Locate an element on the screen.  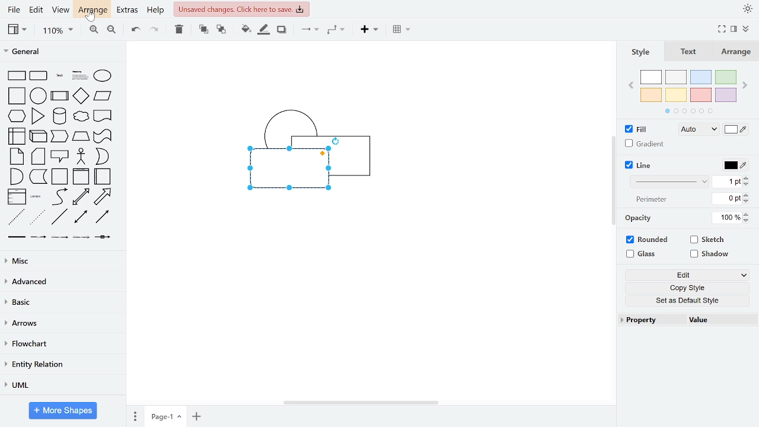
100% is located at coordinates (727, 217).